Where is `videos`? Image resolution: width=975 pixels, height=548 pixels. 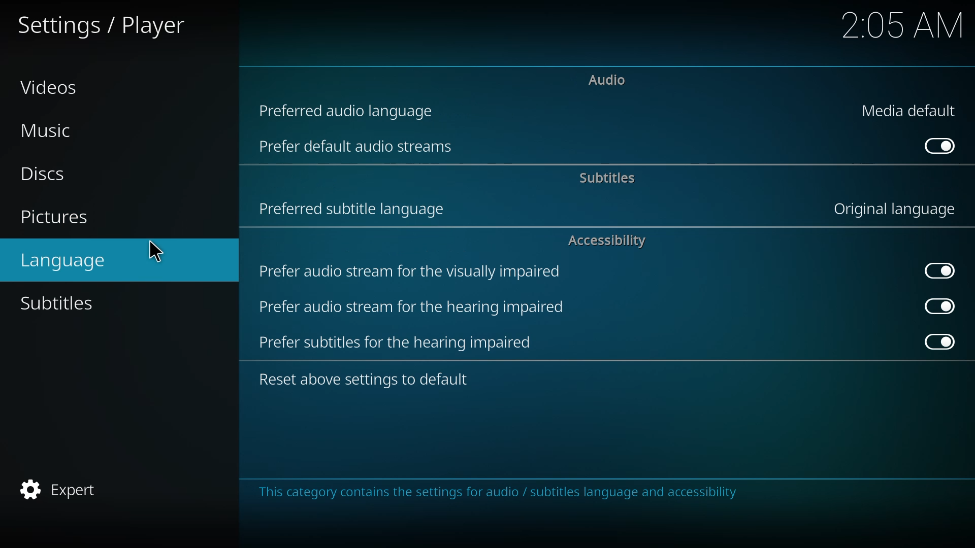
videos is located at coordinates (53, 86).